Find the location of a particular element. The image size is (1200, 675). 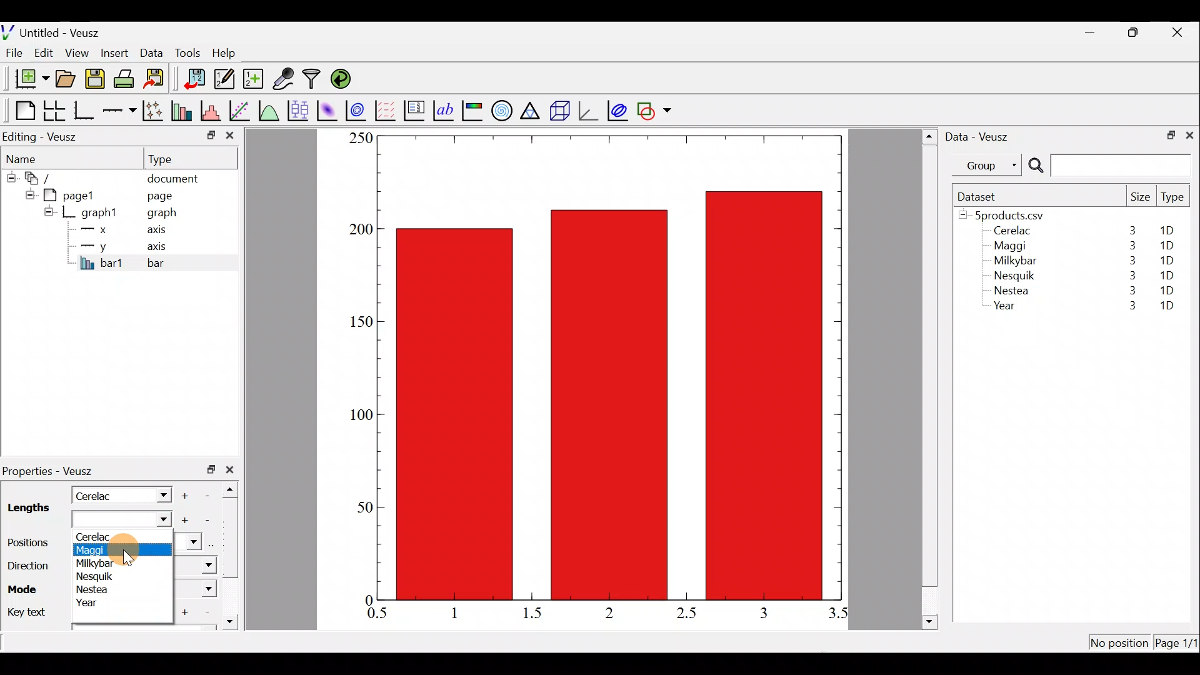

bar is located at coordinates (176, 262).